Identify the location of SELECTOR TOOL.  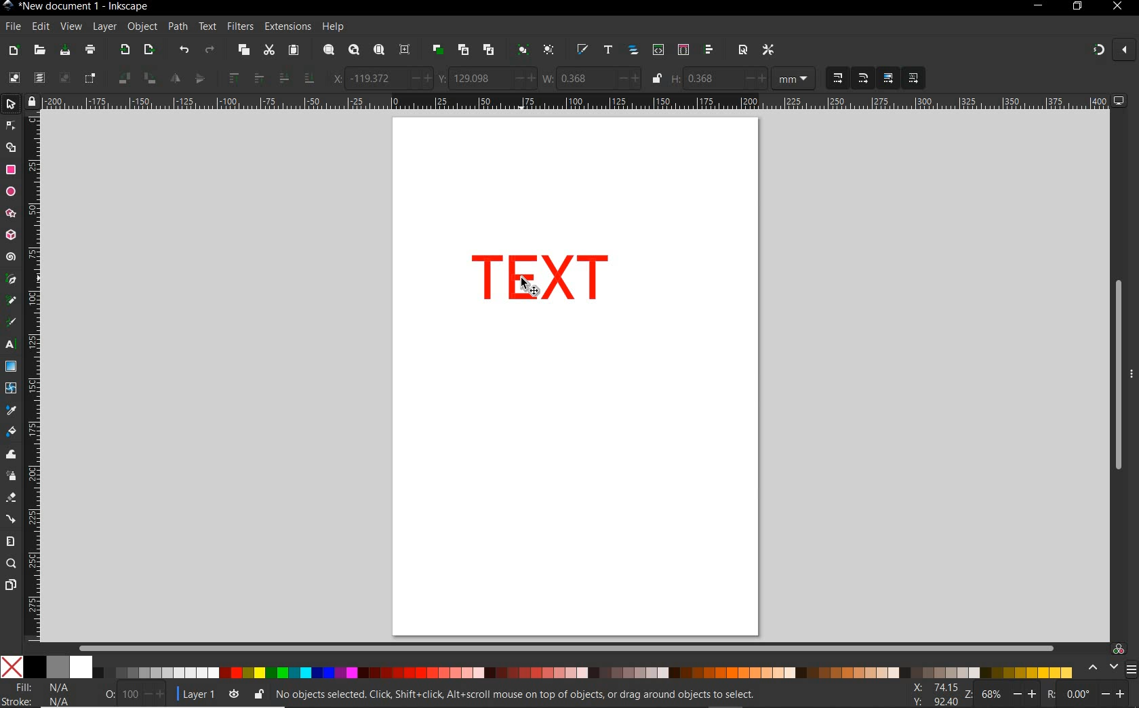
(534, 286).